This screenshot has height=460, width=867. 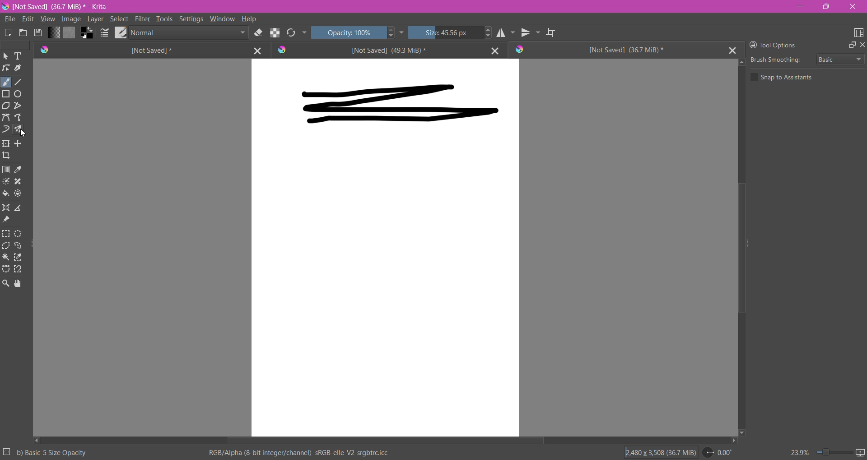 What do you see at coordinates (7, 34) in the screenshot?
I see `Create New Document` at bounding box center [7, 34].